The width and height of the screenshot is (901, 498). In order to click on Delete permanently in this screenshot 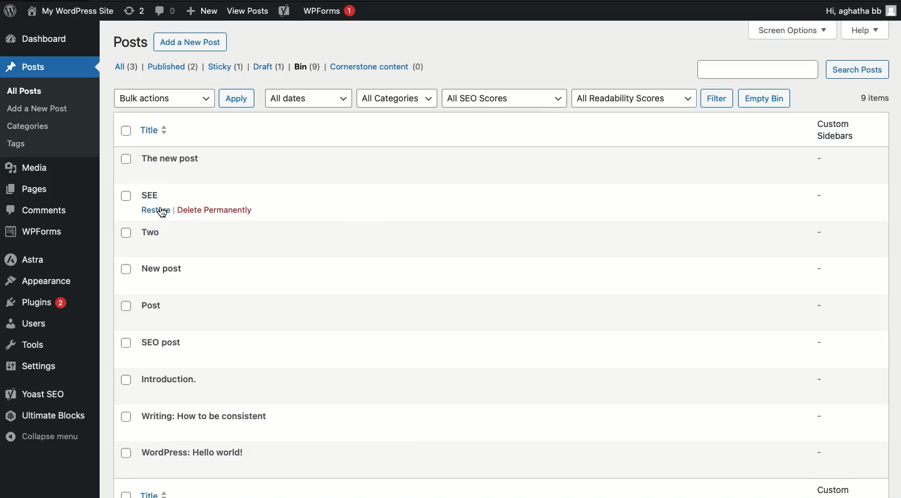, I will do `click(216, 210)`.